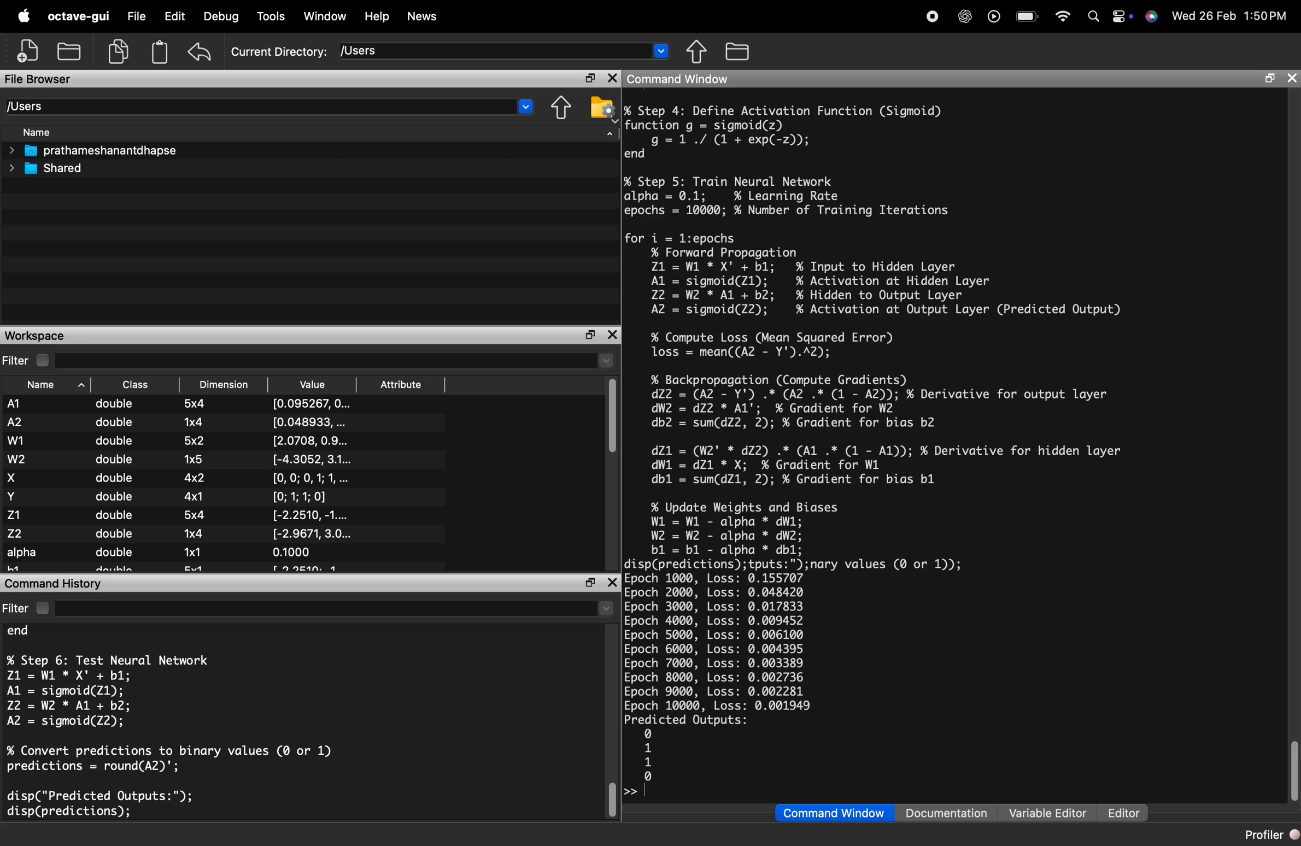 Image resolution: width=1301 pixels, height=846 pixels. What do you see at coordinates (72, 51) in the screenshot?
I see `open an existing file in directory` at bounding box center [72, 51].